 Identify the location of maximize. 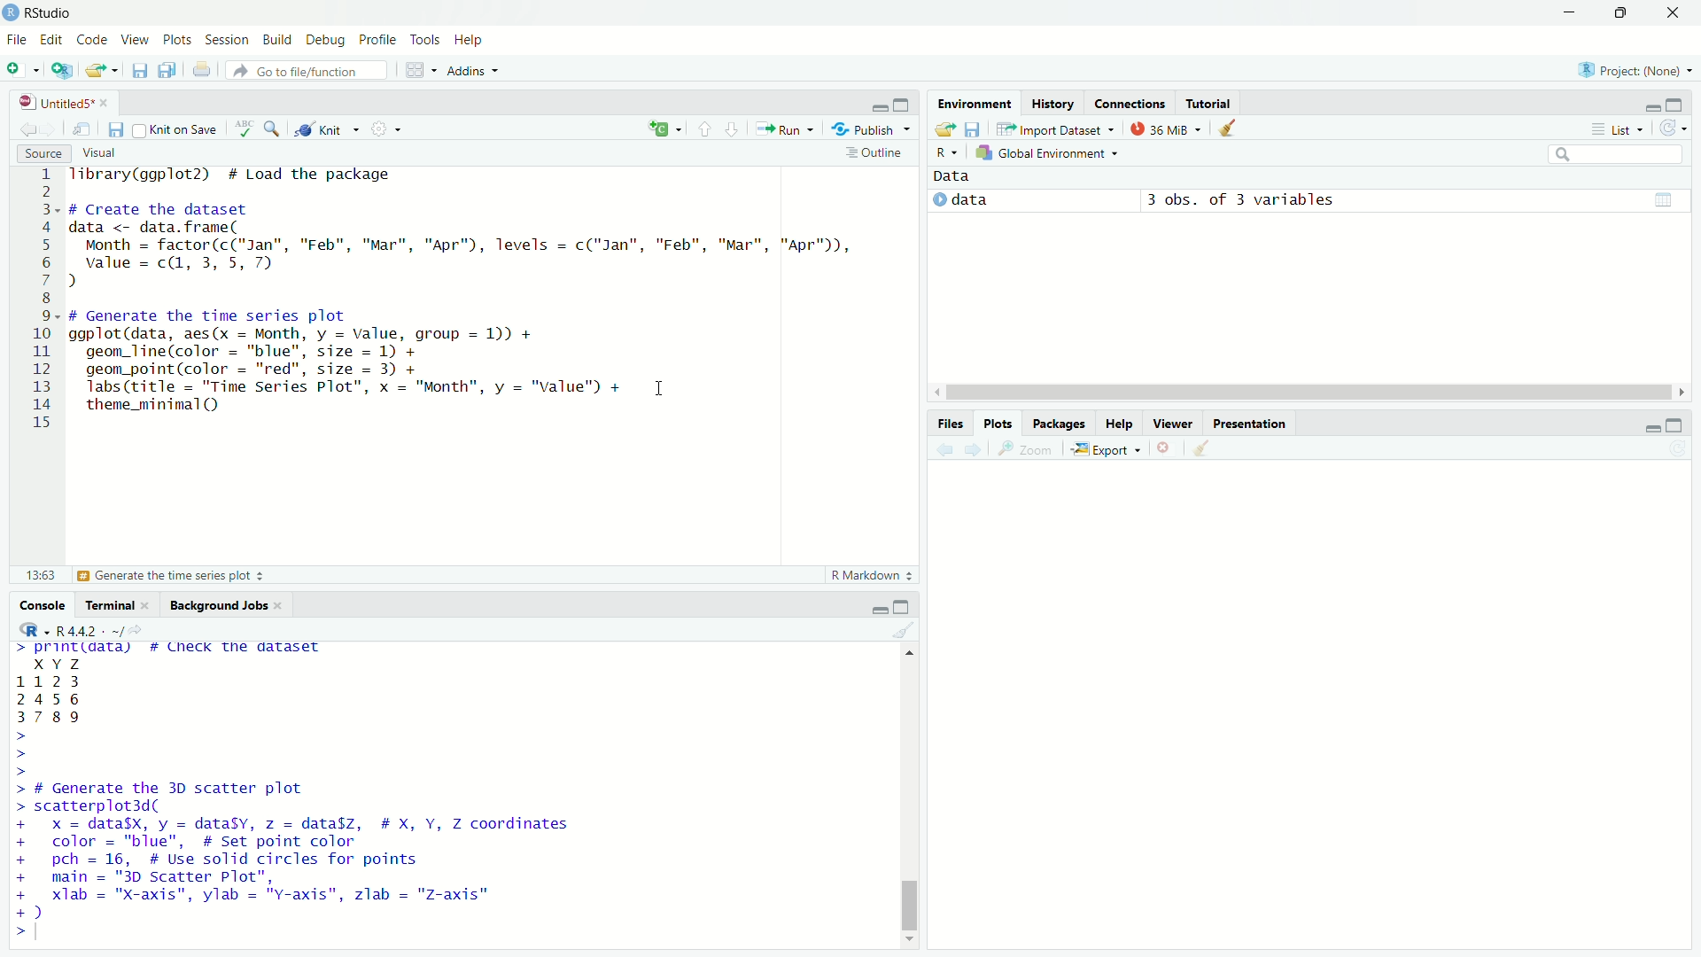
(1675, 105).